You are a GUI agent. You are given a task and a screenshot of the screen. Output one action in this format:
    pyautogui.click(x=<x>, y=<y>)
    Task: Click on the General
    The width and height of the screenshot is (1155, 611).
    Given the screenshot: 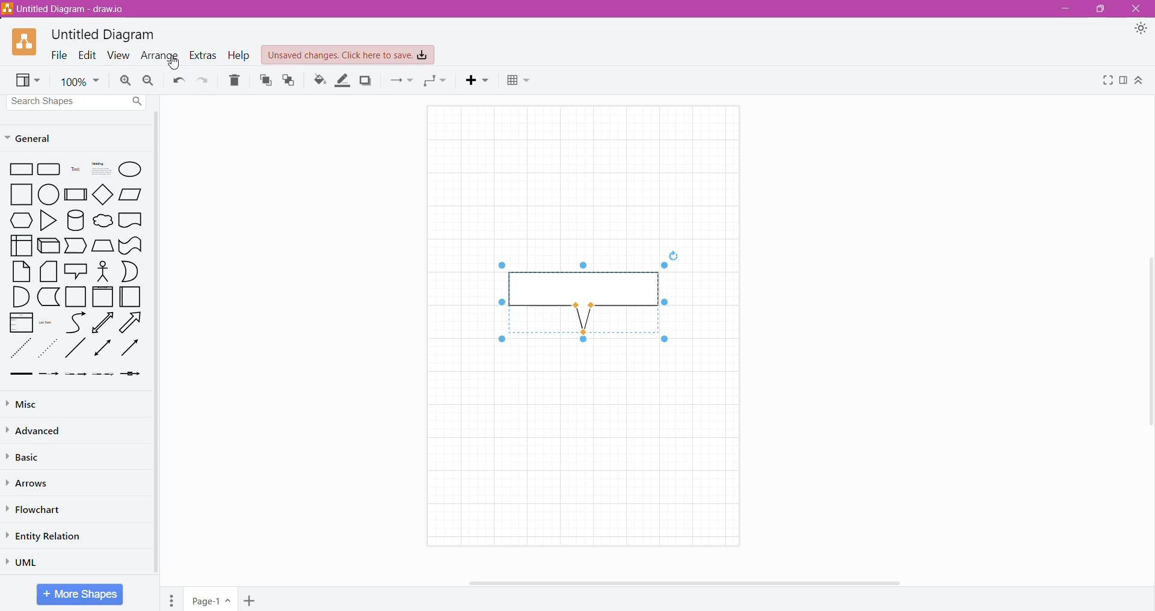 What is the action you would take?
    pyautogui.click(x=36, y=138)
    